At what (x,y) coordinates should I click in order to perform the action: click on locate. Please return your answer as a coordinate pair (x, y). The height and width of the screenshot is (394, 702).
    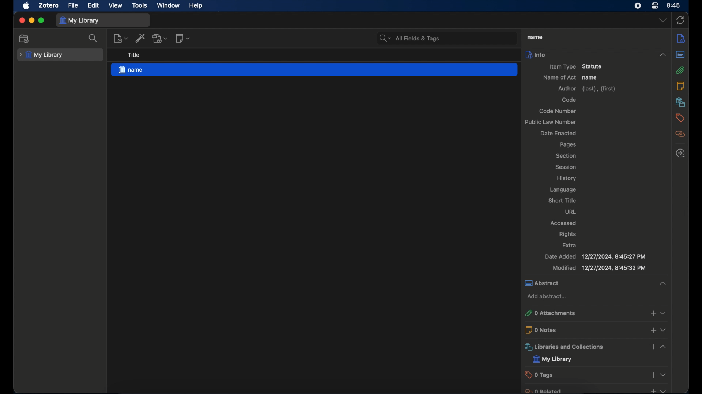
    Looking at the image, I should click on (680, 154).